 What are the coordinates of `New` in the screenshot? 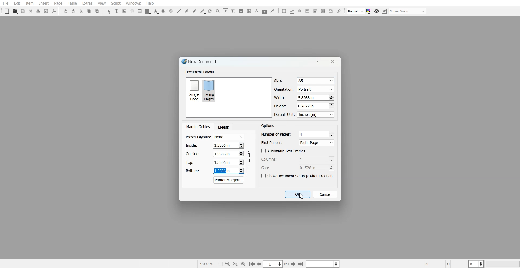 It's located at (7, 11).